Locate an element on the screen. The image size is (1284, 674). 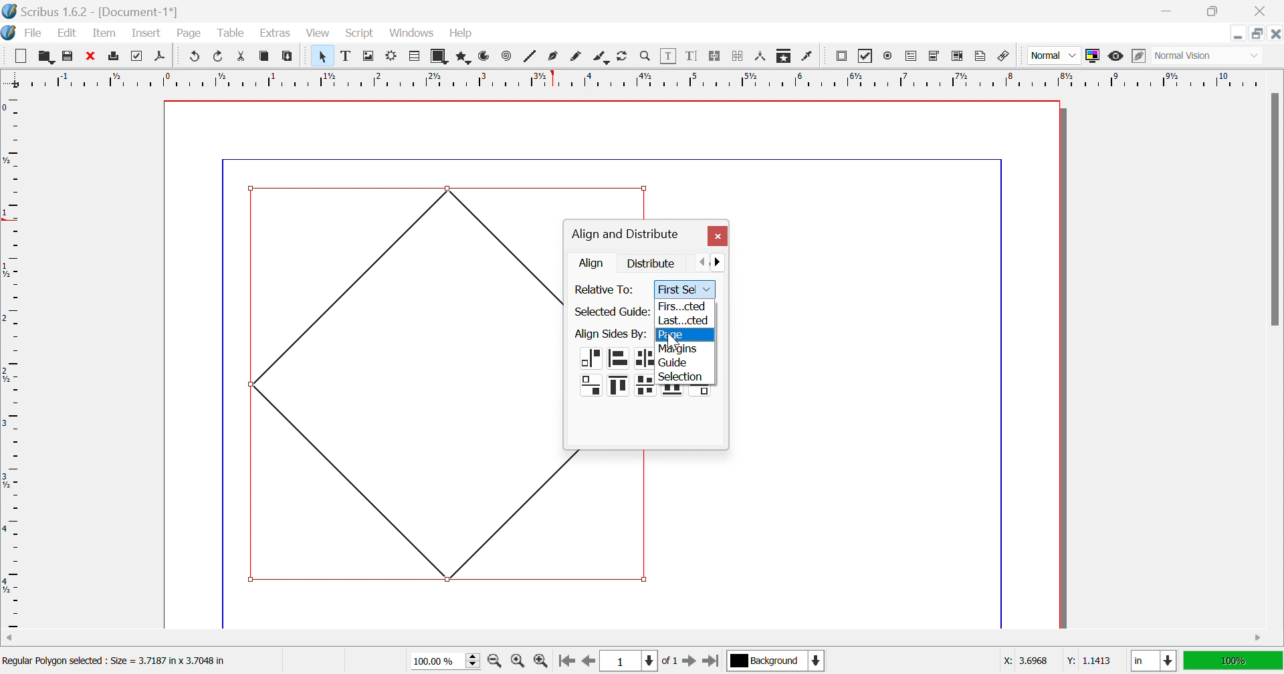
of 1 is located at coordinates (668, 662).